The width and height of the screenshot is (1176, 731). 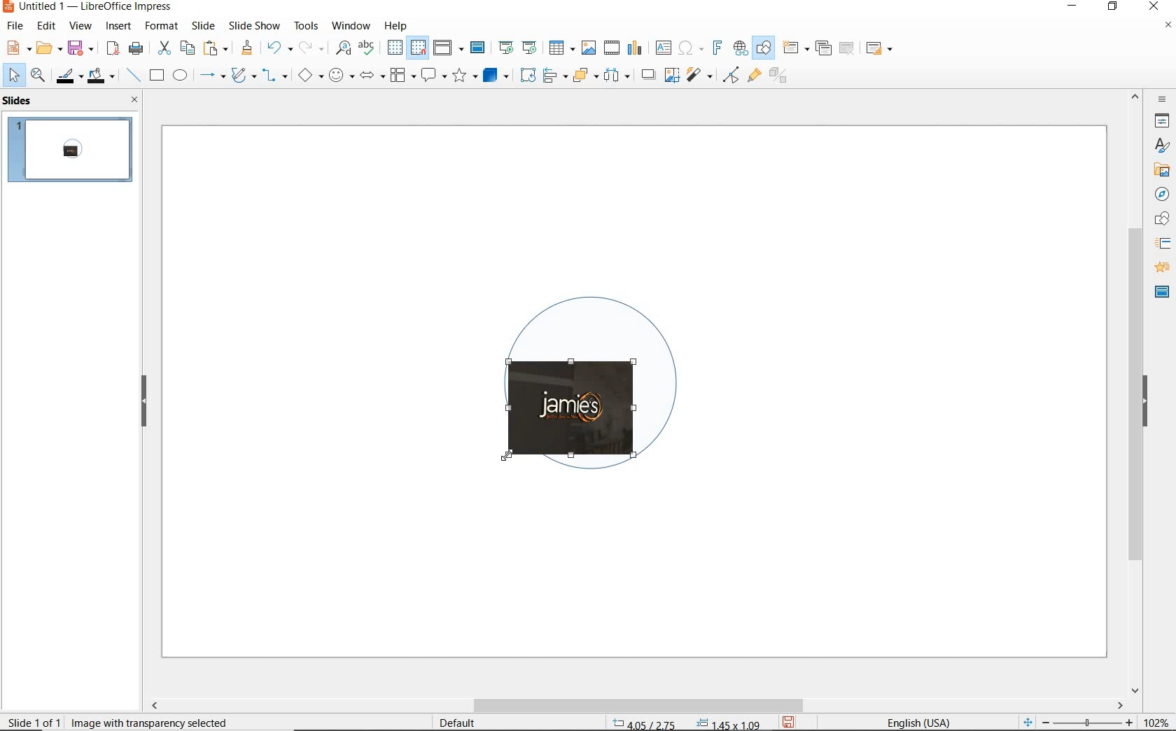 What do you see at coordinates (402, 76) in the screenshot?
I see `flowchart` at bounding box center [402, 76].